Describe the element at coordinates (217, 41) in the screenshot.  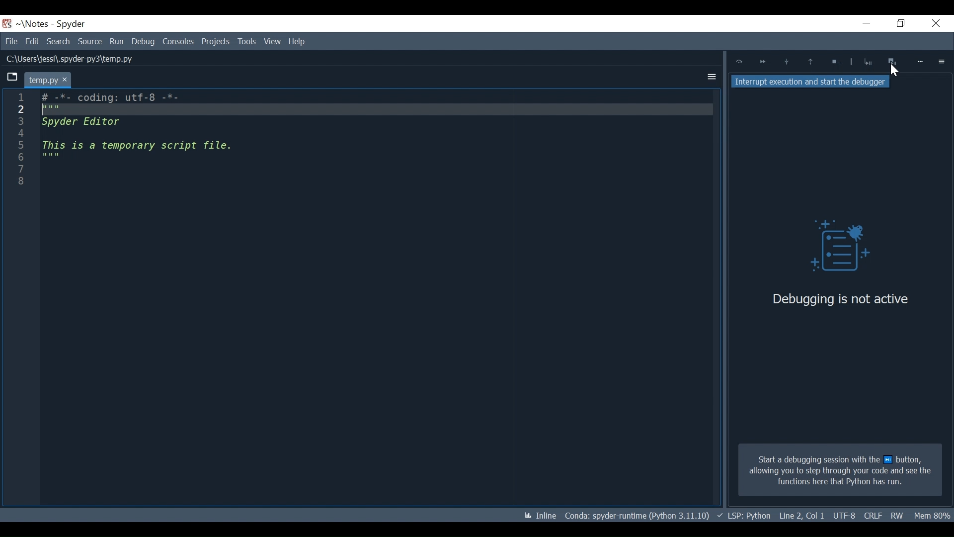
I see `Tools` at that location.